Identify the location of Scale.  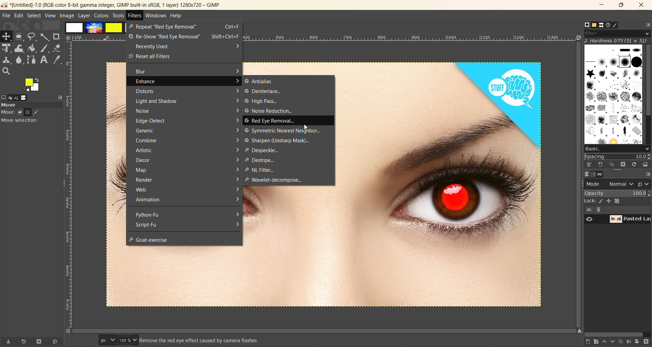
(7, 49).